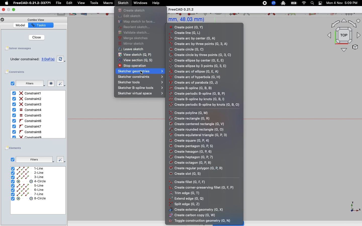  What do you see at coordinates (294, 3) in the screenshot?
I see `Battery` at bounding box center [294, 3].